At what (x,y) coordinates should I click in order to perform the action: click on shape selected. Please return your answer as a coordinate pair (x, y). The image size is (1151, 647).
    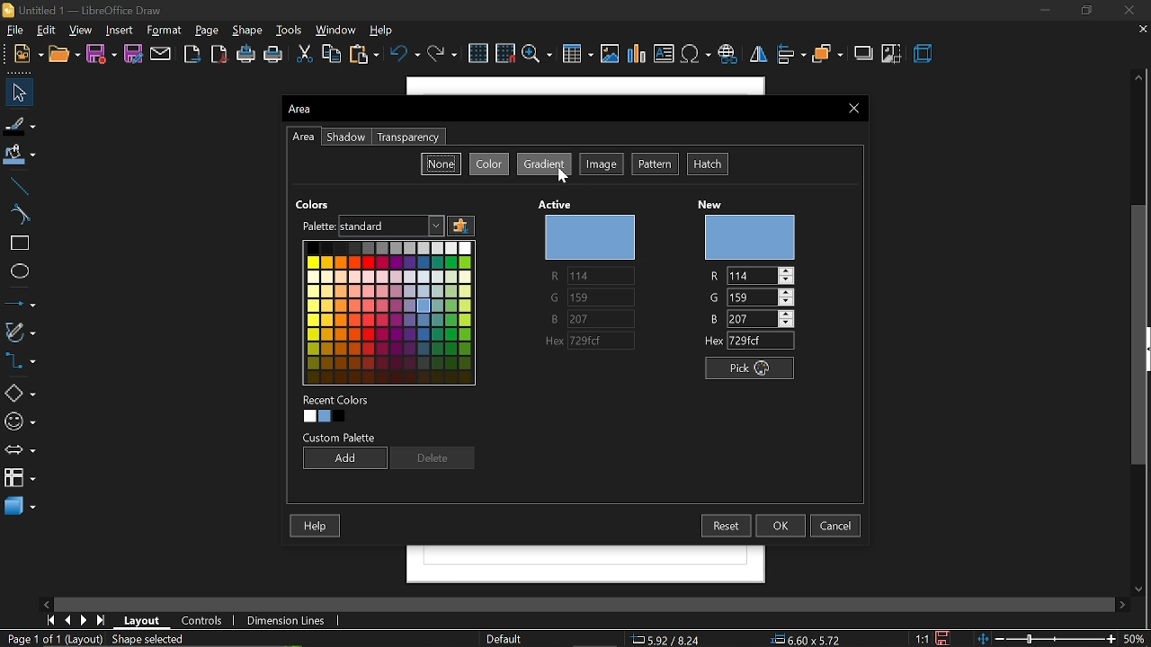
    Looking at the image, I should click on (145, 638).